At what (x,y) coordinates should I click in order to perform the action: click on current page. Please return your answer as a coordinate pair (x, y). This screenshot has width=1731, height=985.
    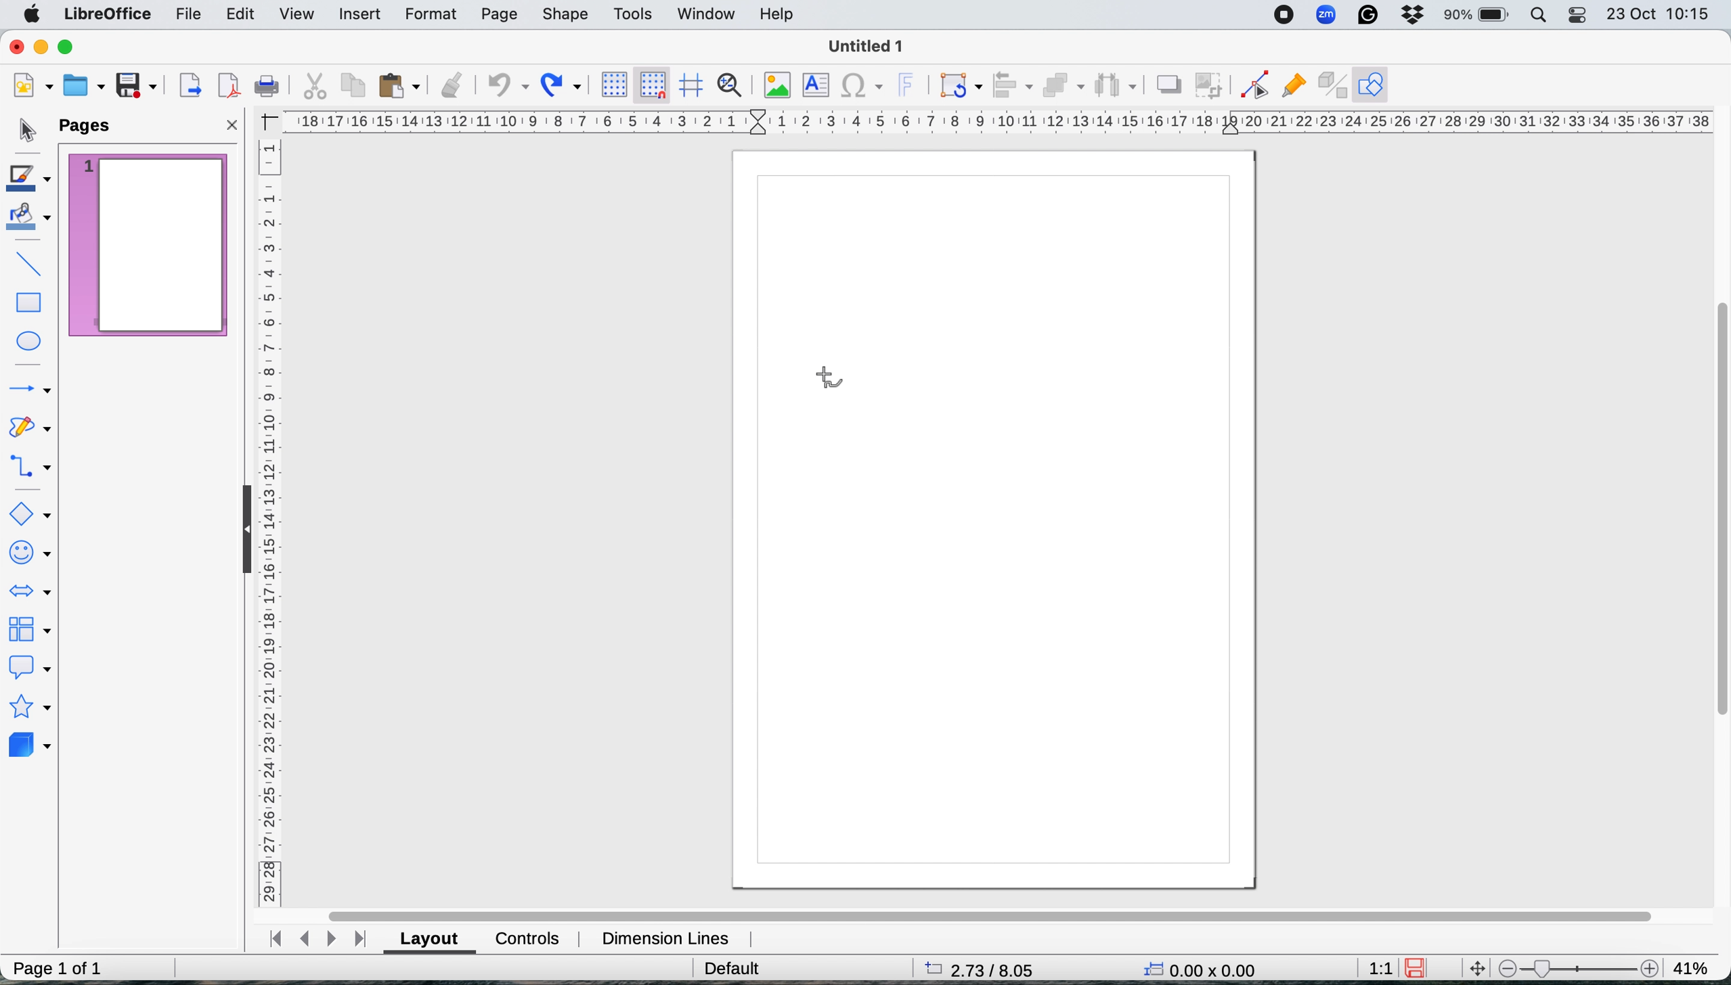
    Looking at the image, I should click on (144, 247).